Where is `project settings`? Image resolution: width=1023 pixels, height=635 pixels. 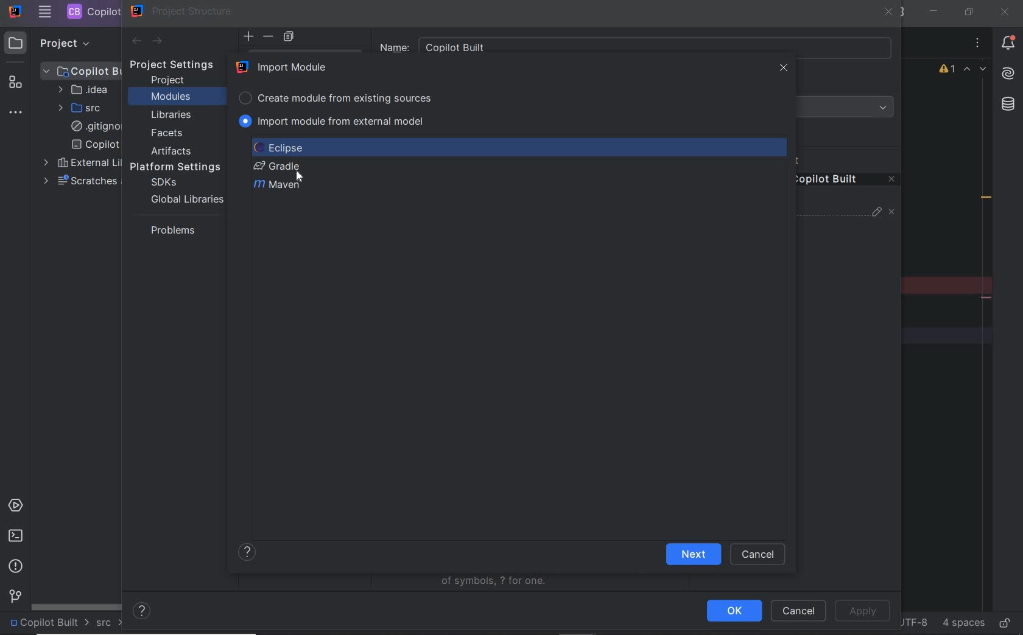
project settings is located at coordinates (180, 65).